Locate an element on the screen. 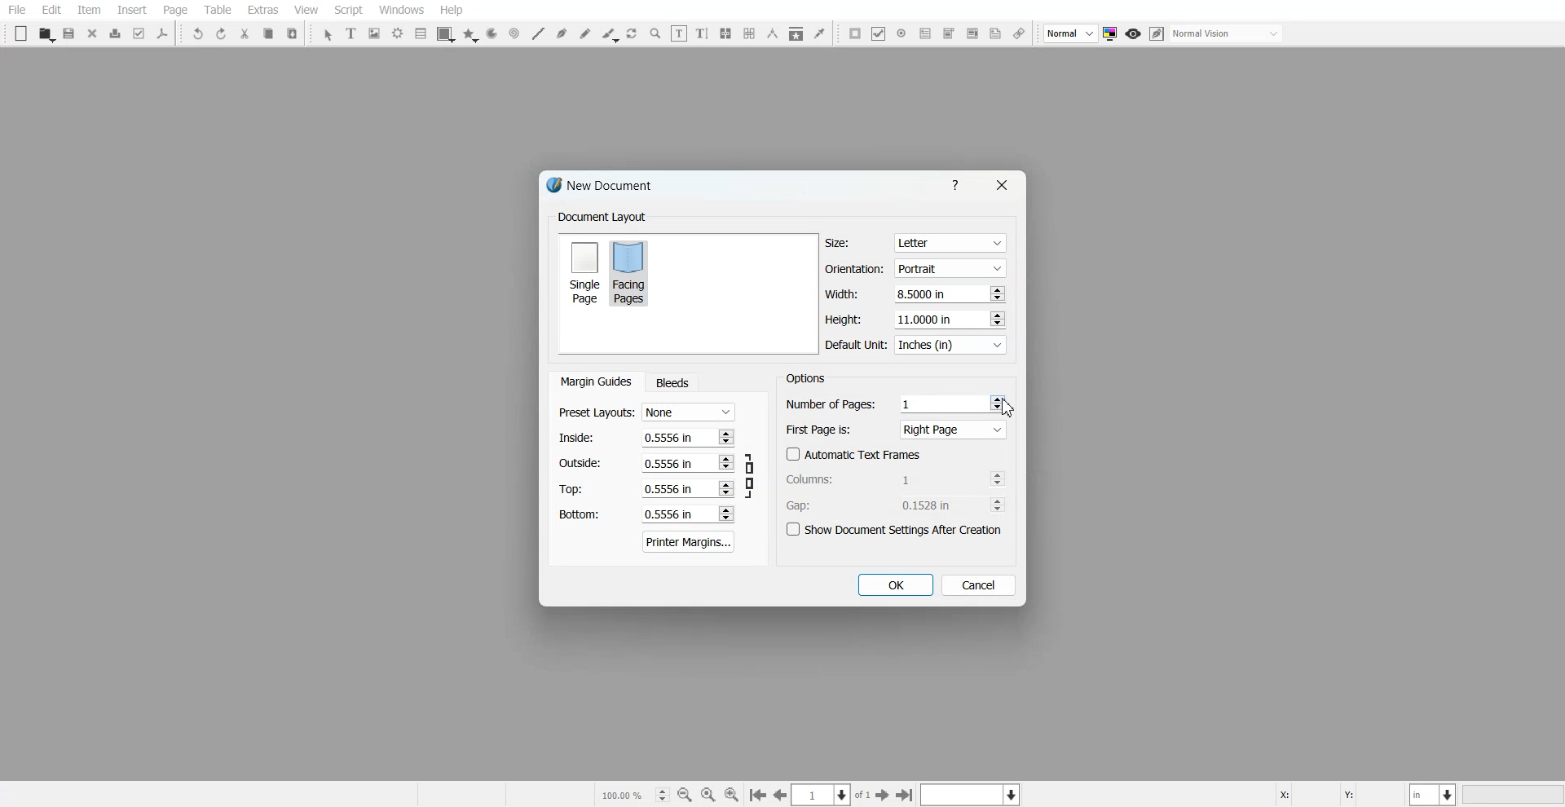 This screenshot has height=807, width=1565. Text Annotation is located at coordinates (995, 34).